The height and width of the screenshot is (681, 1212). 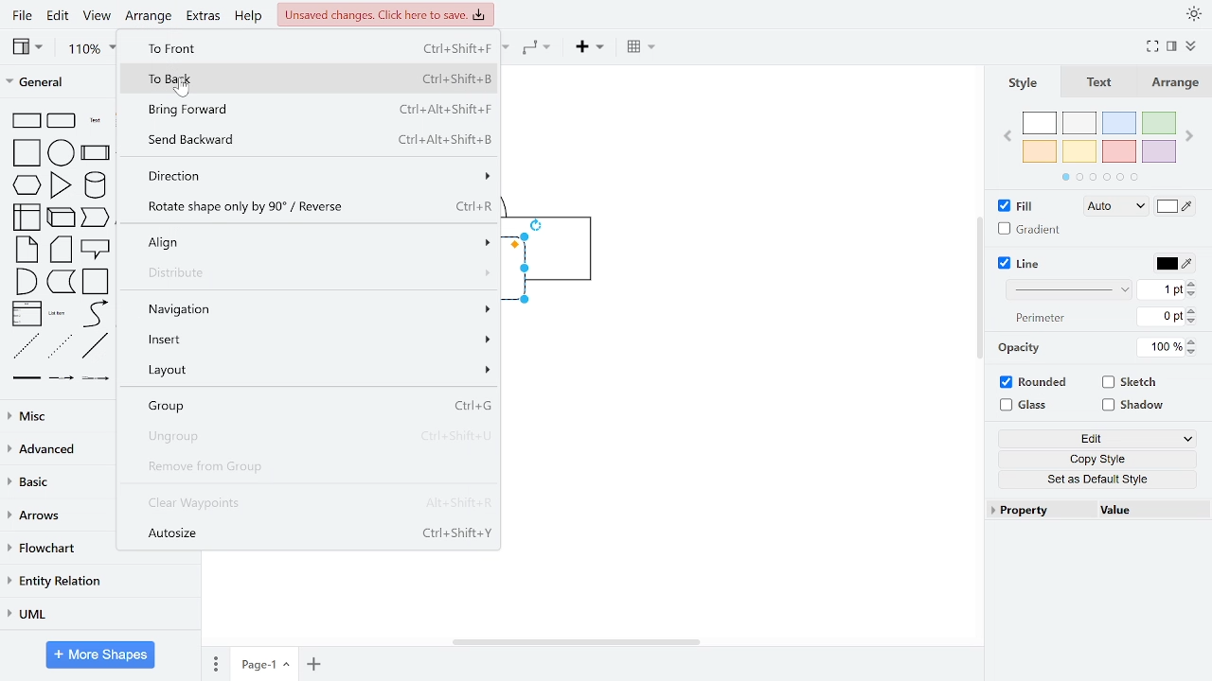 What do you see at coordinates (97, 16) in the screenshot?
I see `view` at bounding box center [97, 16].